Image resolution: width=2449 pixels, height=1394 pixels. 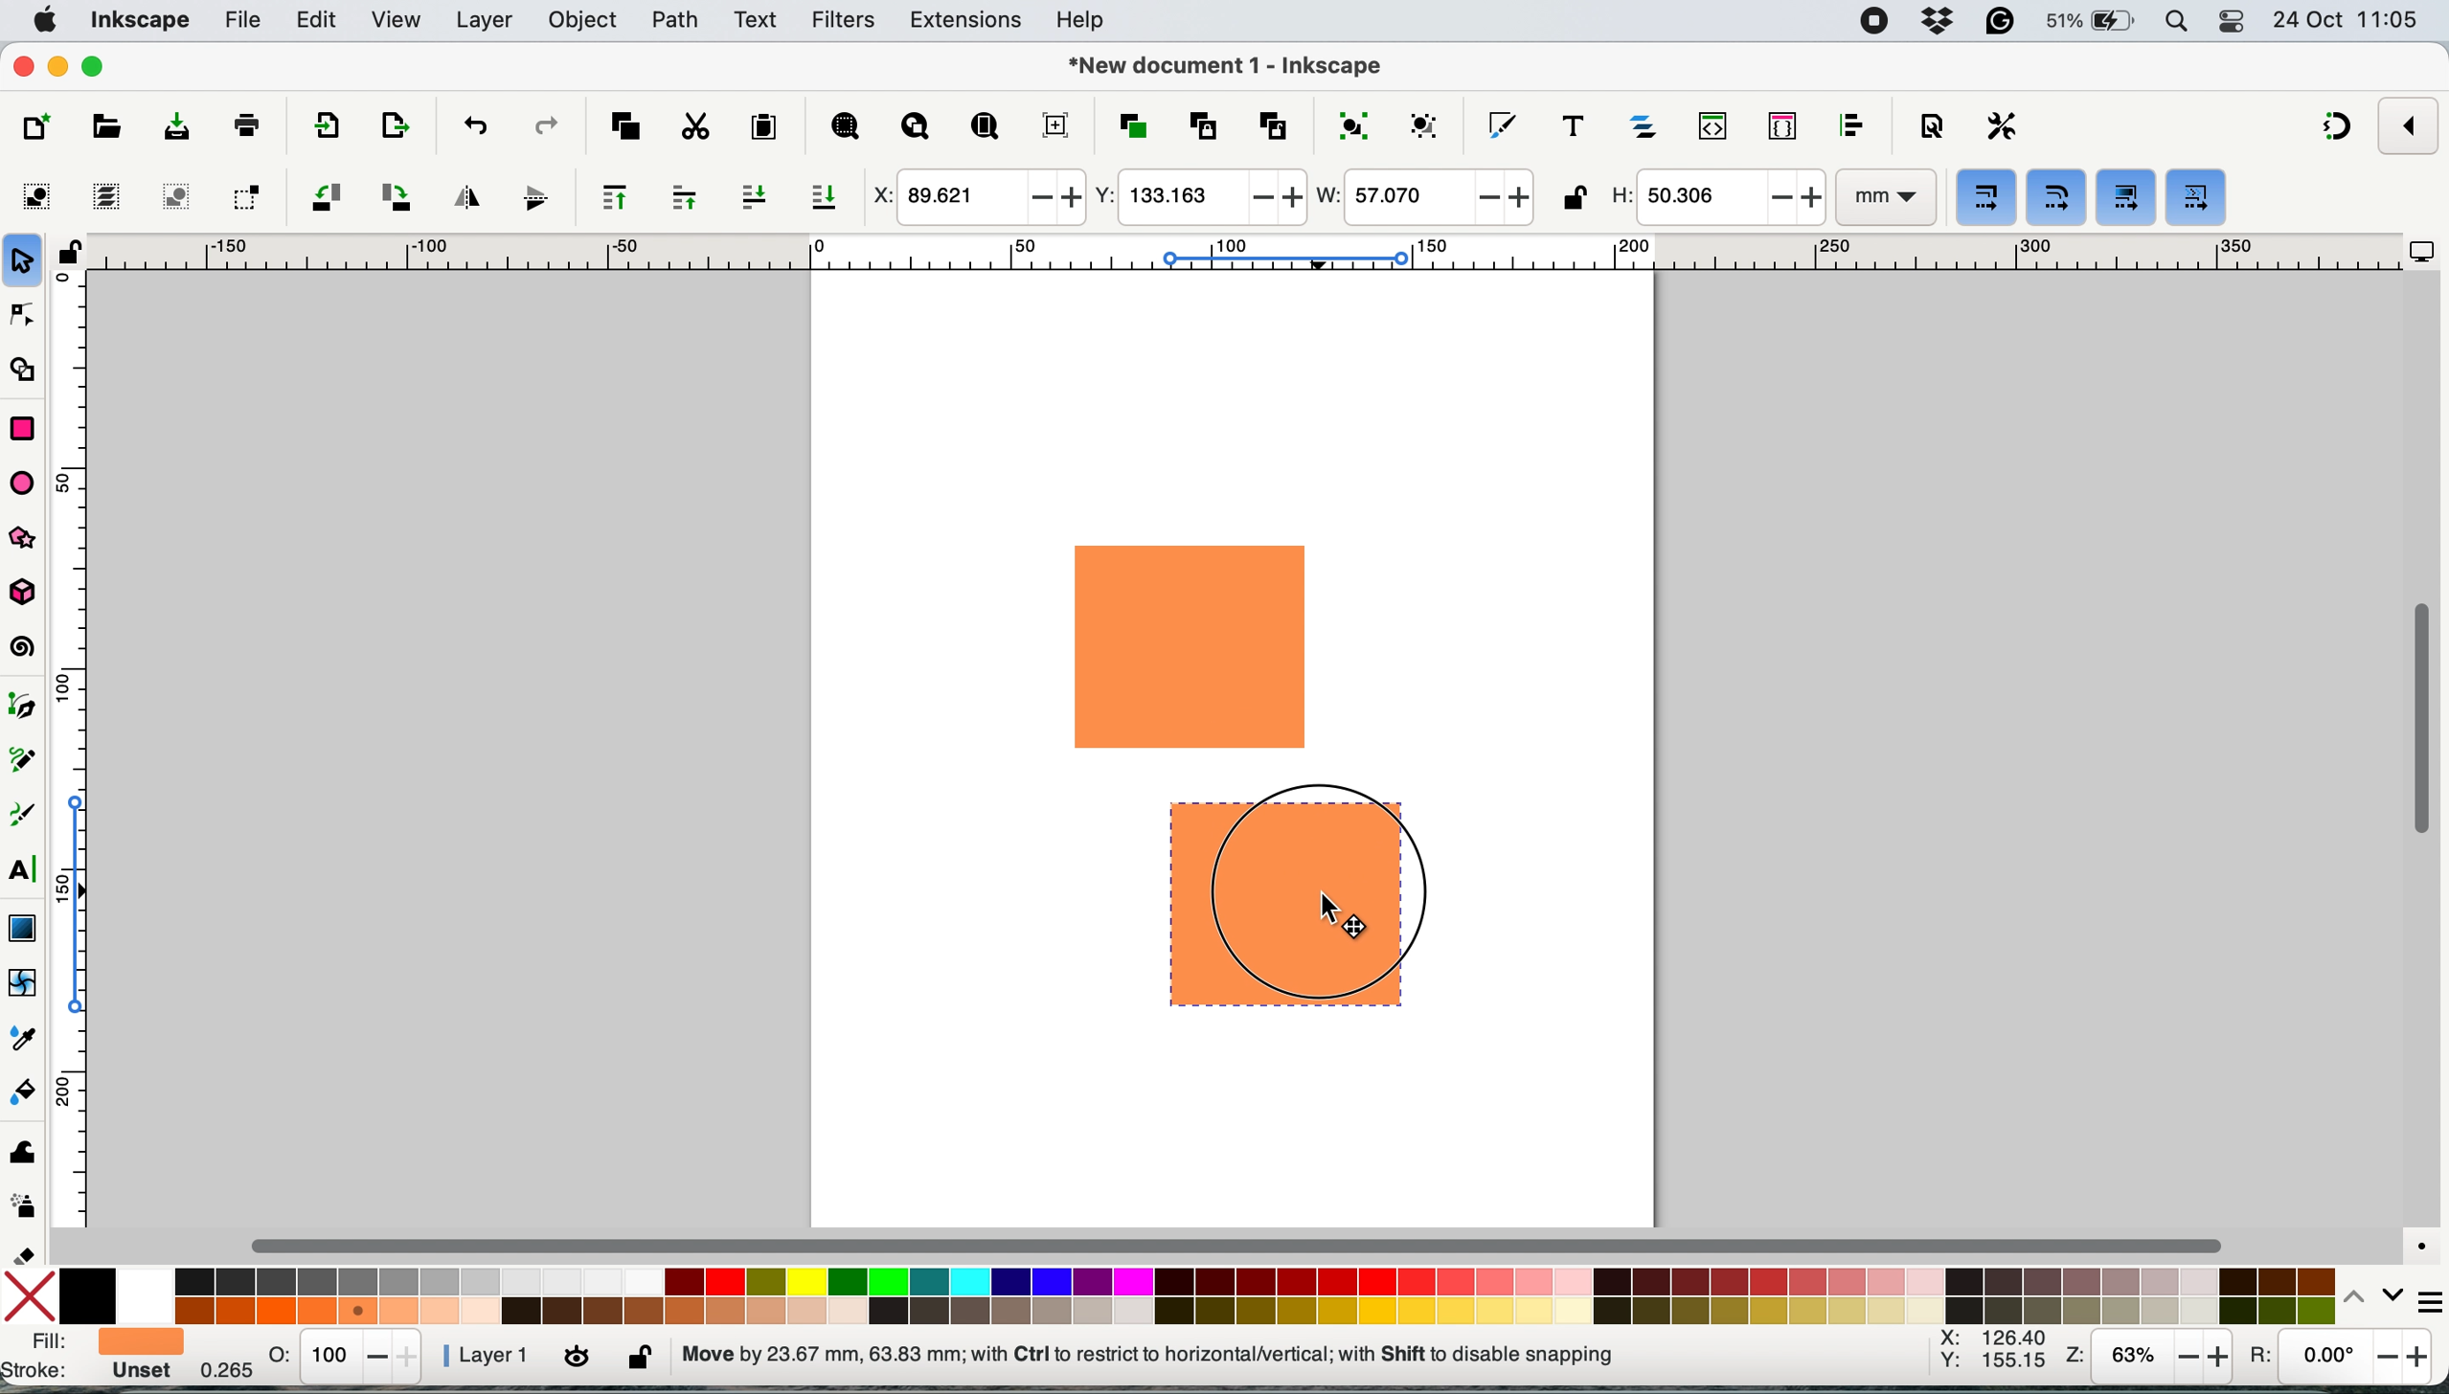 I want to click on print, so click(x=247, y=124).